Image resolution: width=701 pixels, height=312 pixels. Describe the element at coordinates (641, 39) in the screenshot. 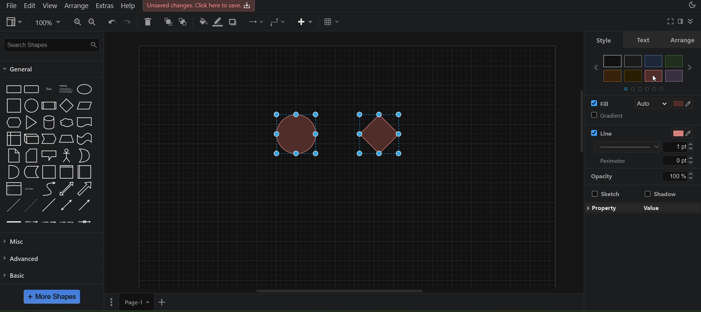

I see `text` at that location.